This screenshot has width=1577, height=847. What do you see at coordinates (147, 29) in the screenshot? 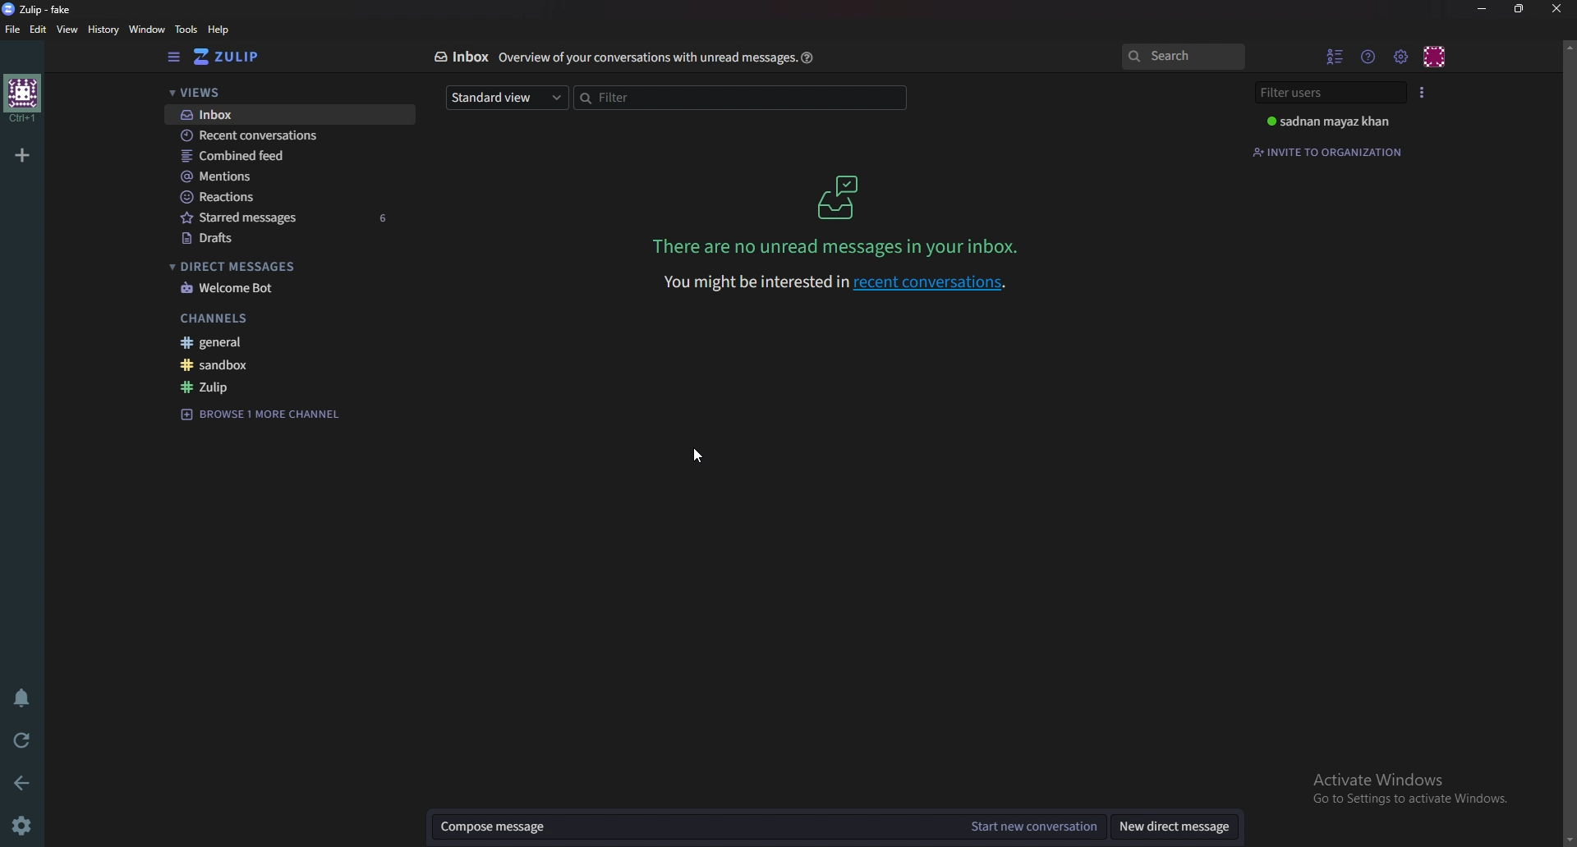
I see `Window` at bounding box center [147, 29].